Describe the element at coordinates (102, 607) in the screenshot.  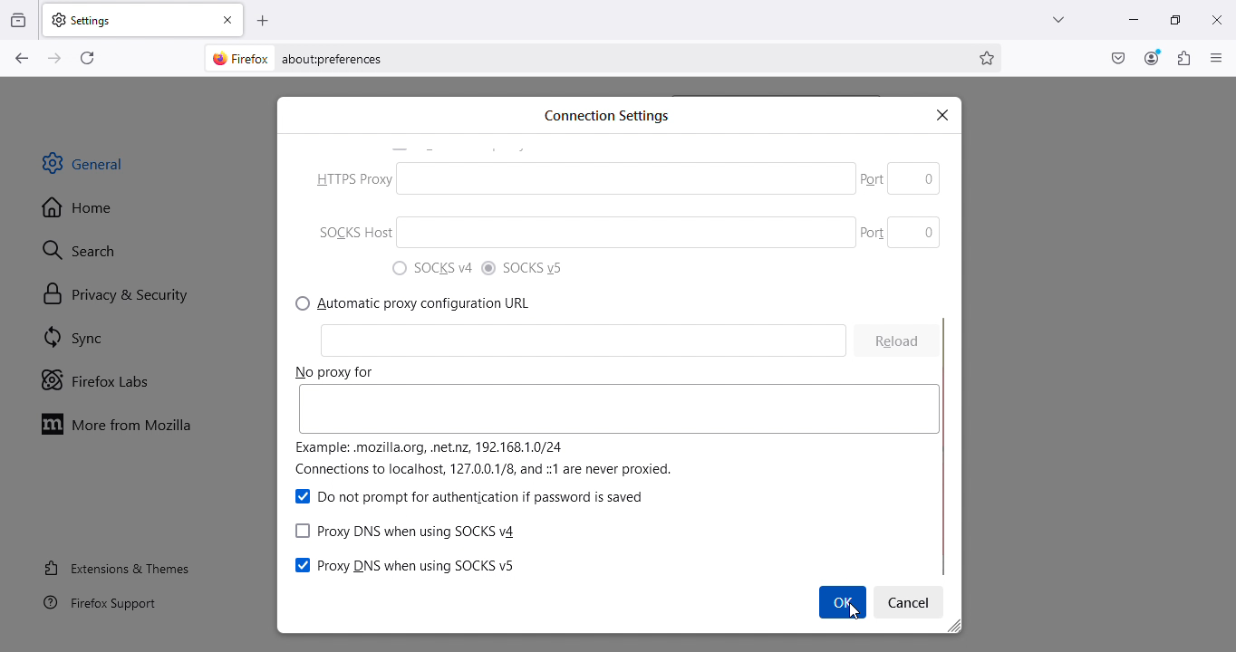
I see `Firefox support` at that location.